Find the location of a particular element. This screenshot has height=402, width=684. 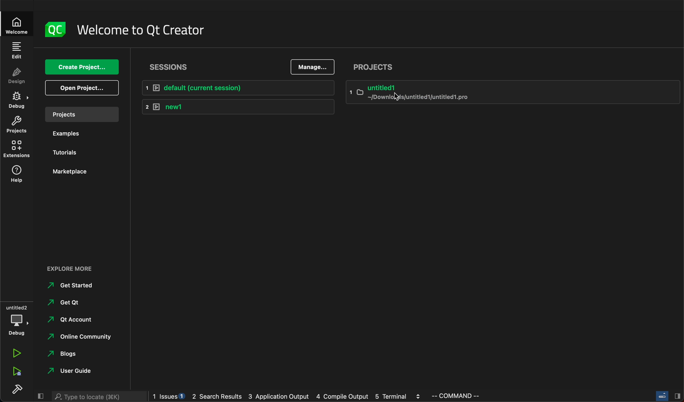

blogs is located at coordinates (78, 354).